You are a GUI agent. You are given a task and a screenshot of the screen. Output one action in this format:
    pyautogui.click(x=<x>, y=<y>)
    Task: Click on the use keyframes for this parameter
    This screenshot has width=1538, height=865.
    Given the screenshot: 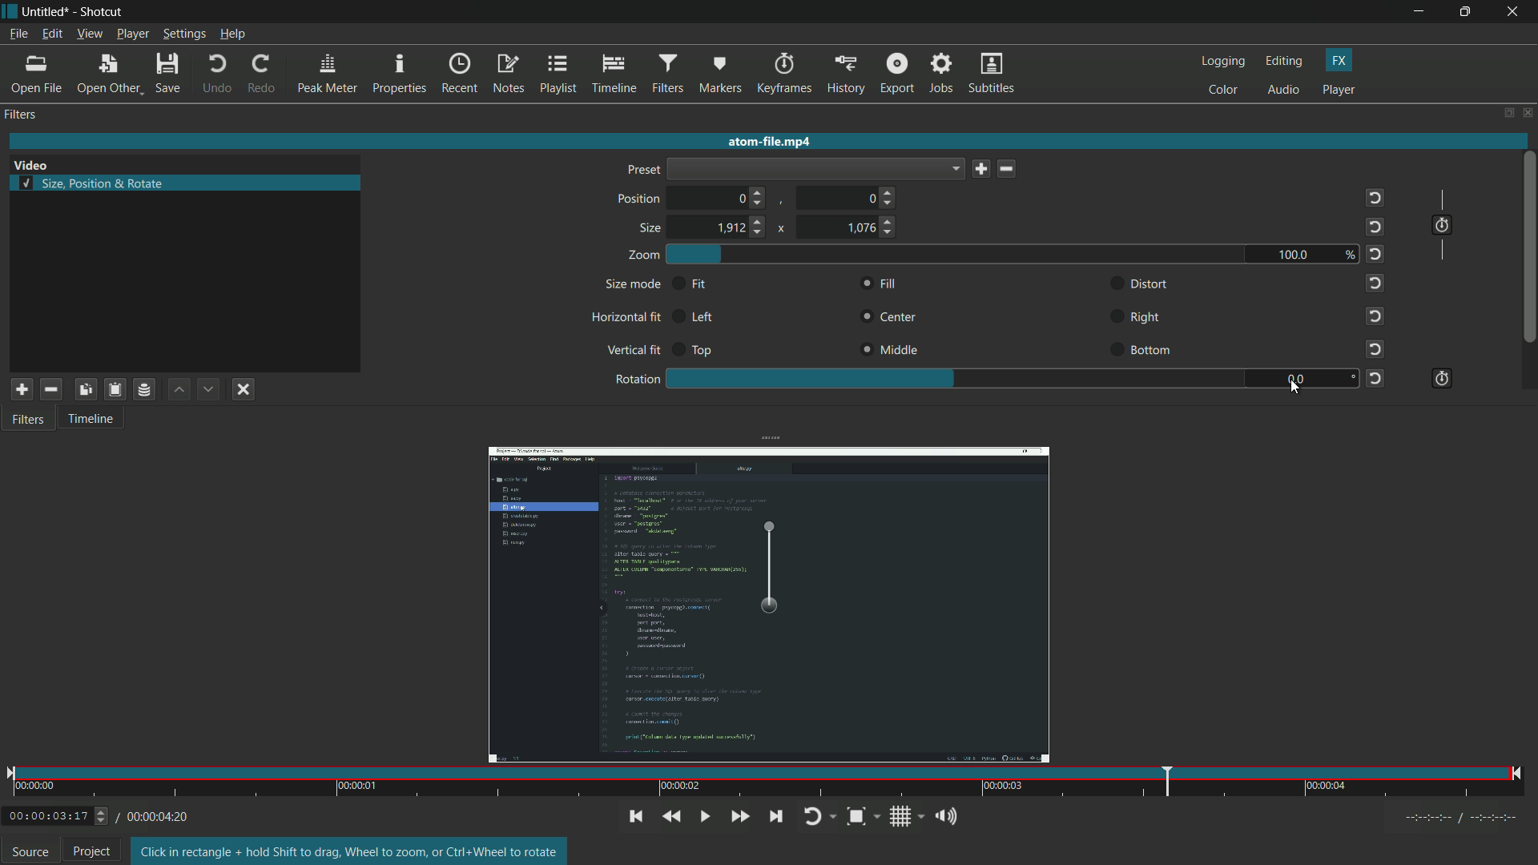 What is the action you would take?
    pyautogui.click(x=1440, y=380)
    